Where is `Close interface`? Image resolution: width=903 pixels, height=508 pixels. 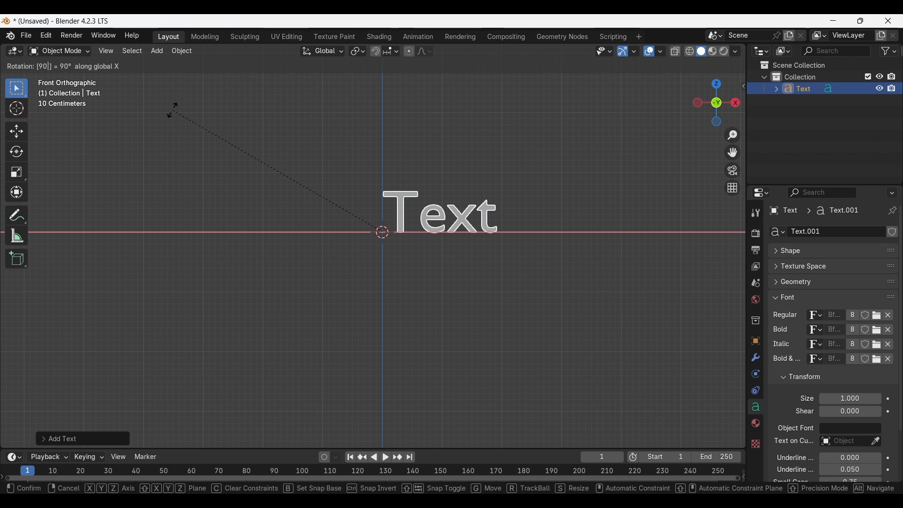
Close interface is located at coordinates (888, 20).